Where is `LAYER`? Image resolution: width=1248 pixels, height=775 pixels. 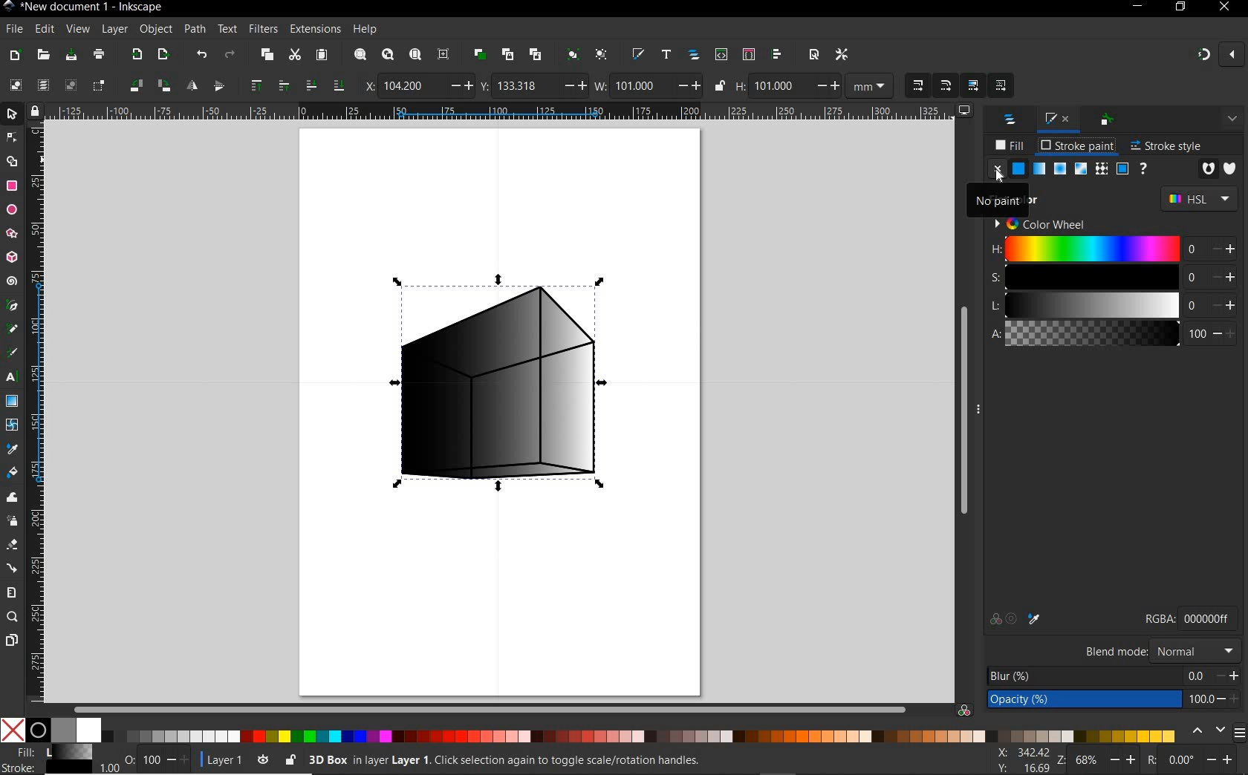
LAYER is located at coordinates (113, 29).